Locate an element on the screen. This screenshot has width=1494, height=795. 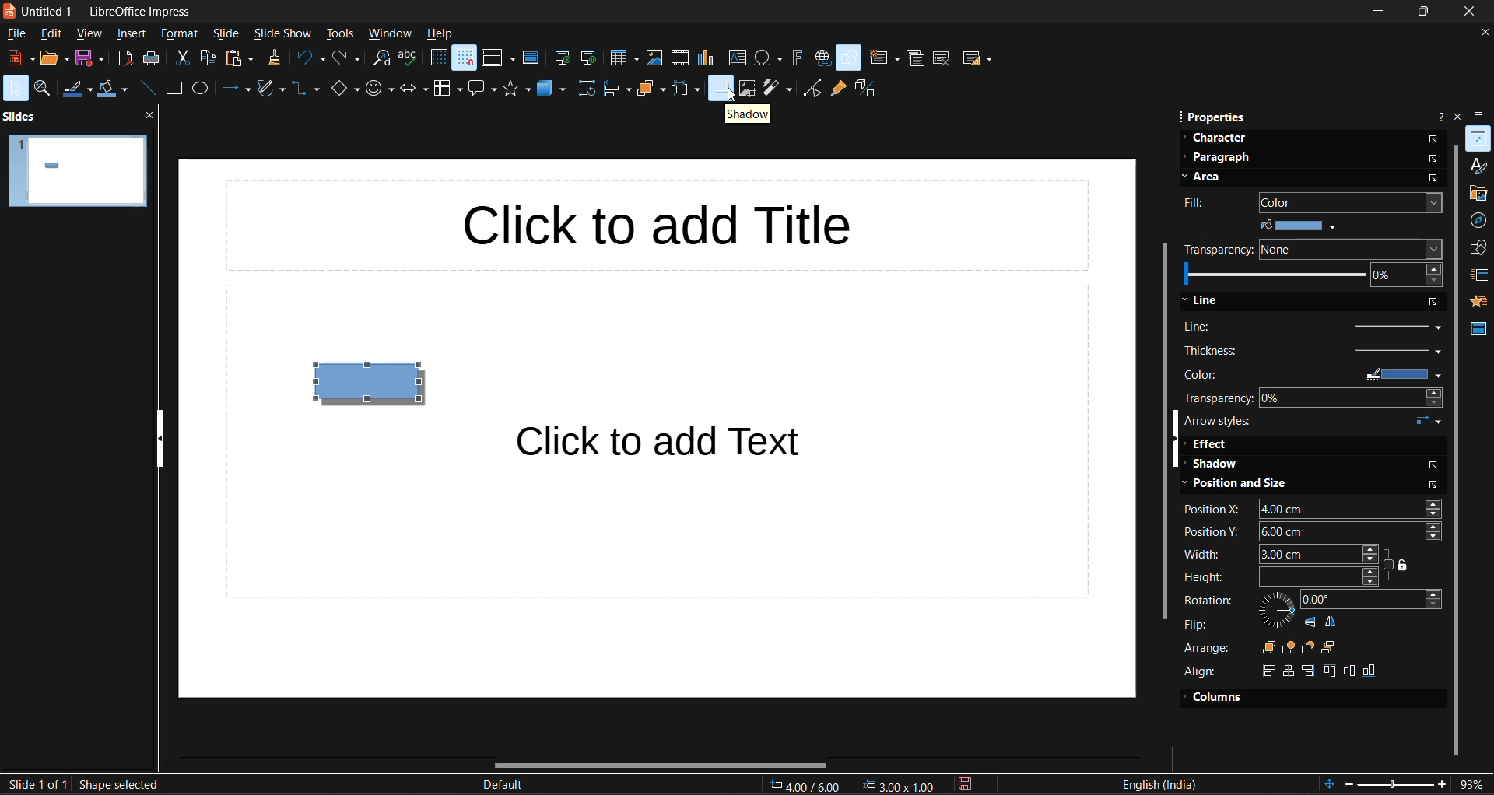
slide preview is located at coordinates (79, 170).